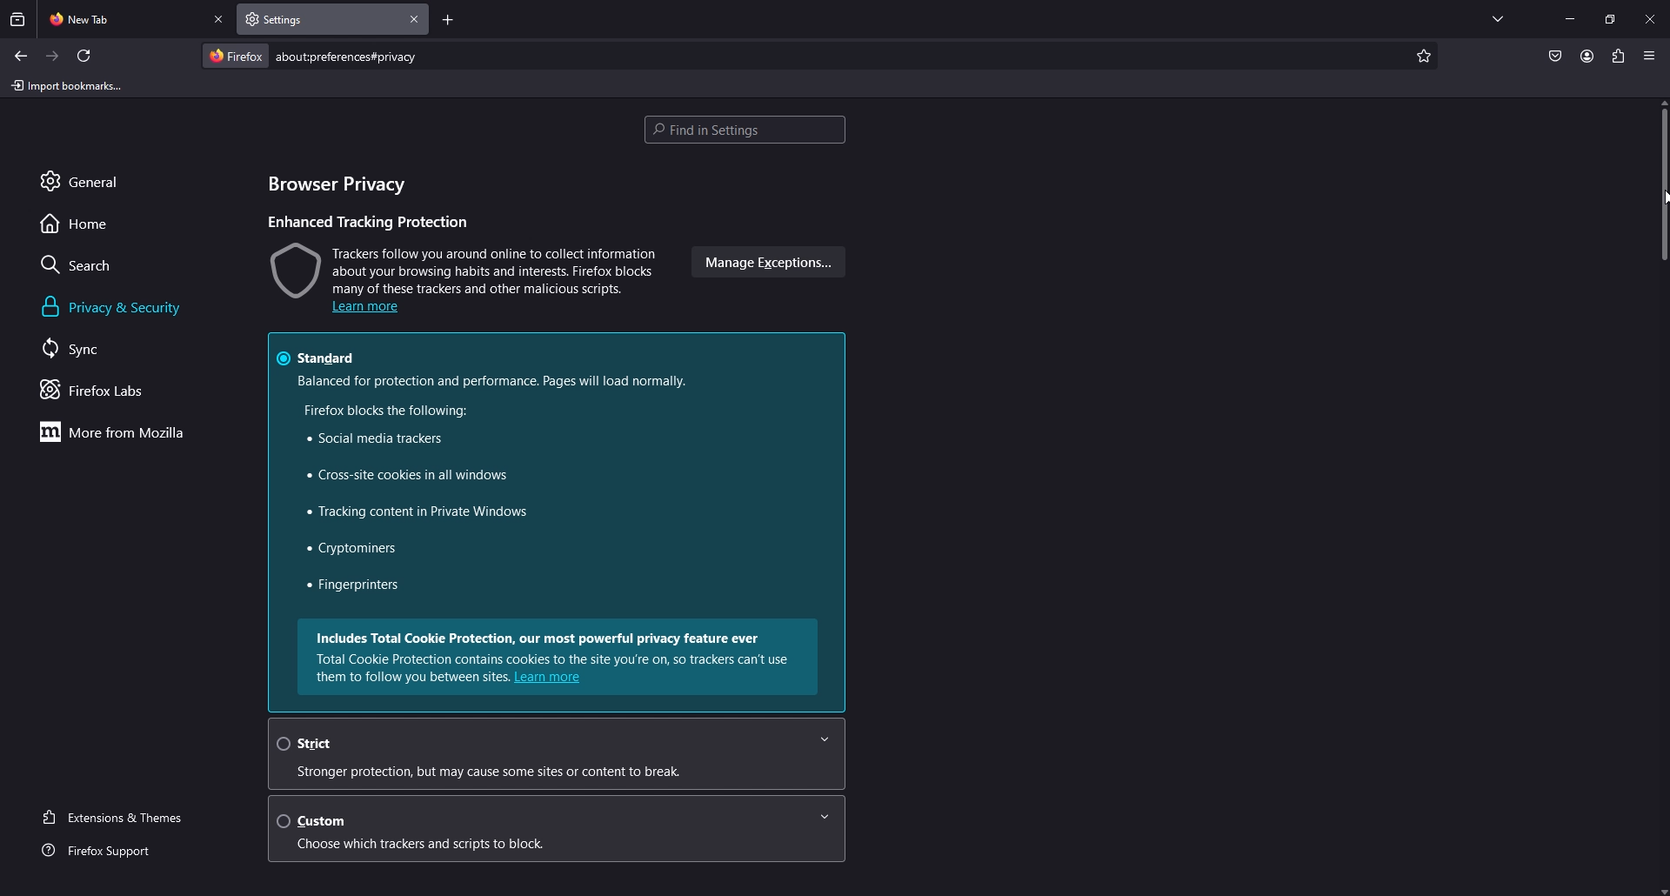  I want to click on refresh, so click(84, 56).